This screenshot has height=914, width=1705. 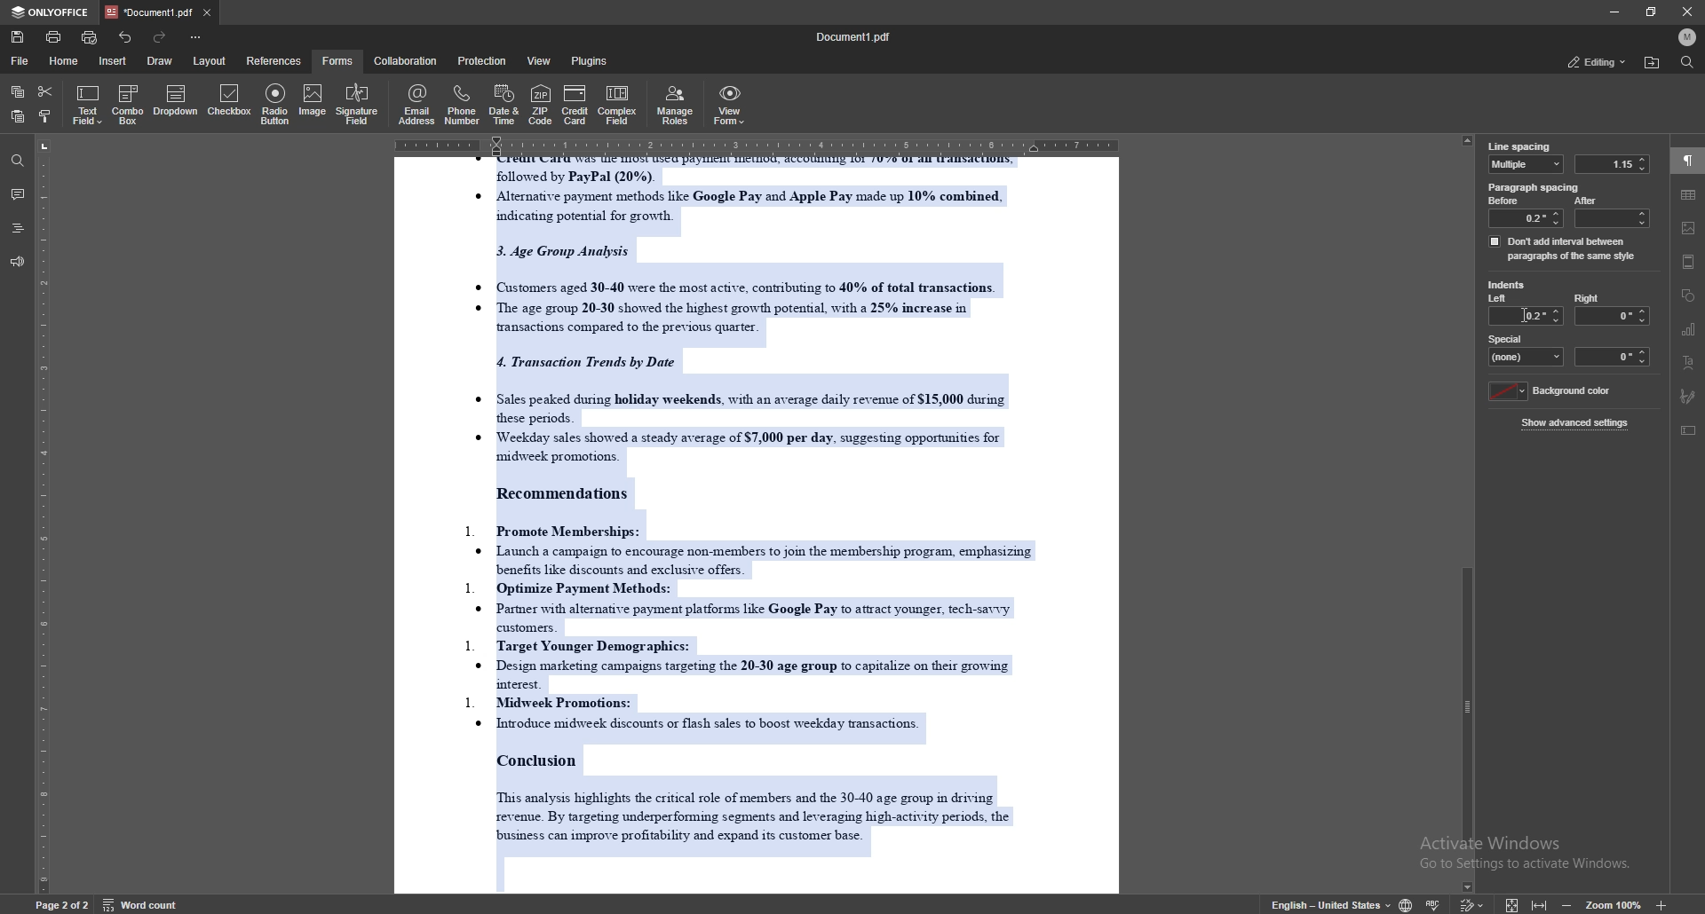 I want to click on close tab, so click(x=207, y=12).